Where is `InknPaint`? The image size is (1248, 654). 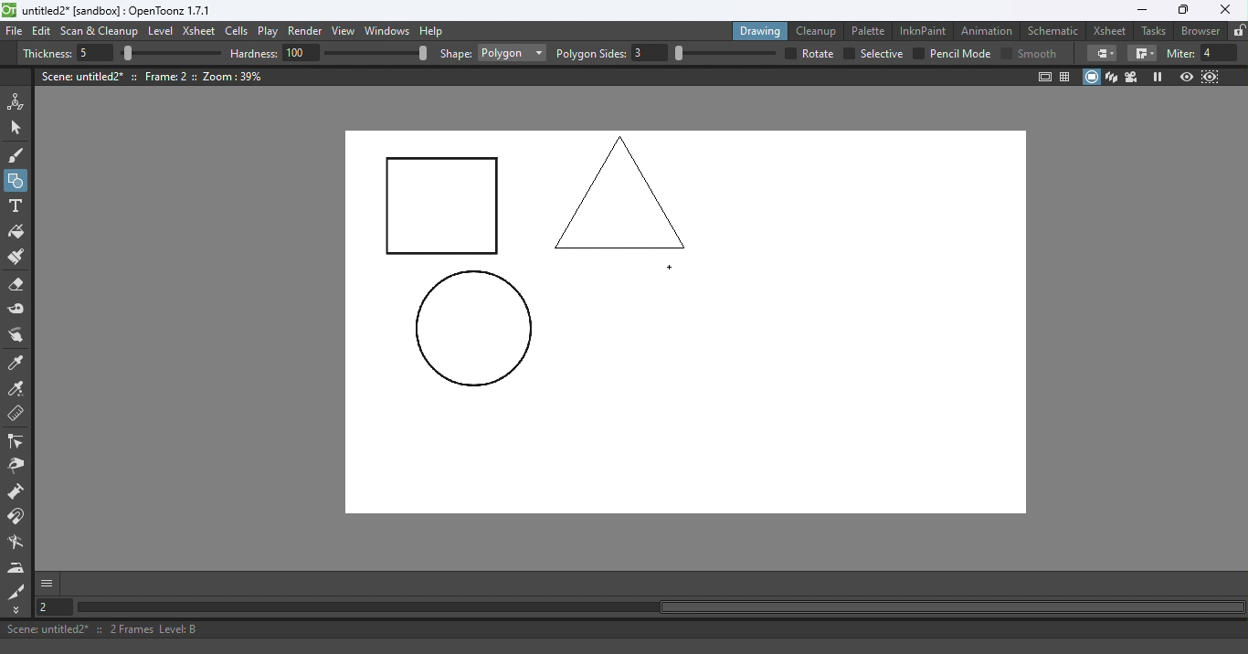
InknPaint is located at coordinates (924, 29).